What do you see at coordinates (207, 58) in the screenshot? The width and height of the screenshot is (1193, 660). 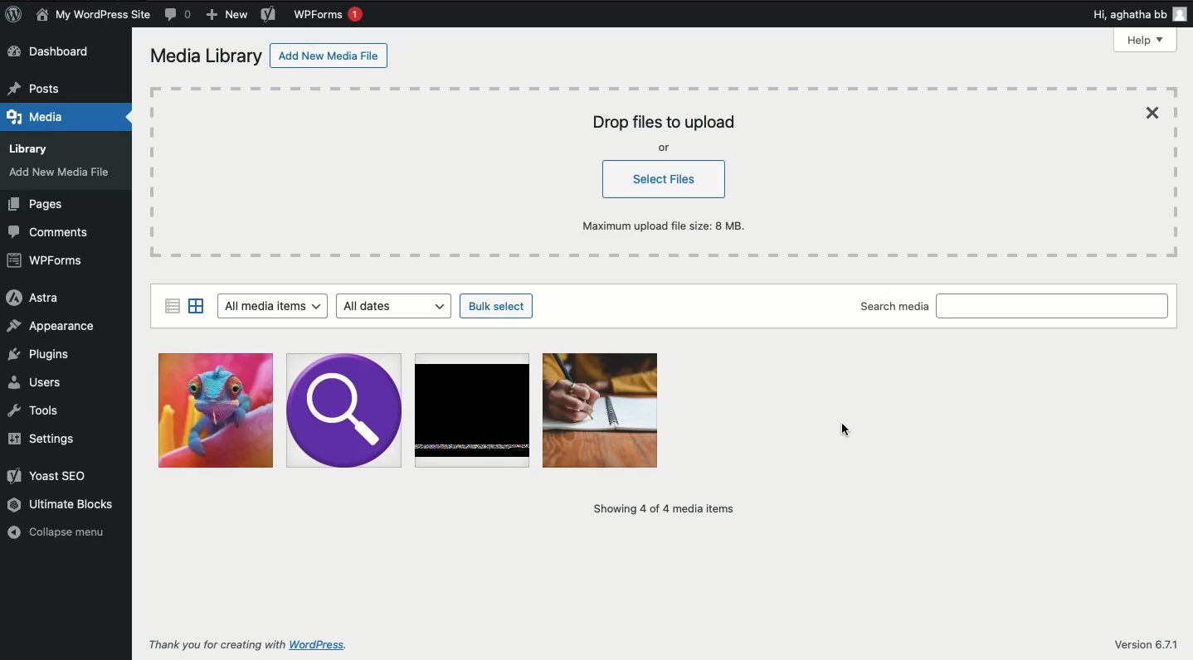 I see `Media library` at bounding box center [207, 58].